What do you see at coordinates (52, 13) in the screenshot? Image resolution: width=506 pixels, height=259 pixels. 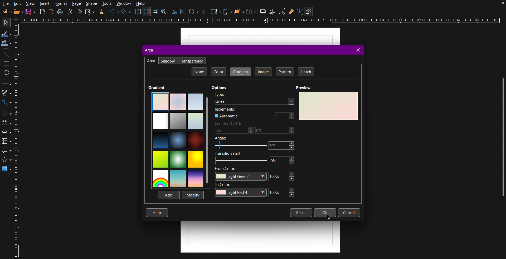 I see `Export as PDF` at bounding box center [52, 13].